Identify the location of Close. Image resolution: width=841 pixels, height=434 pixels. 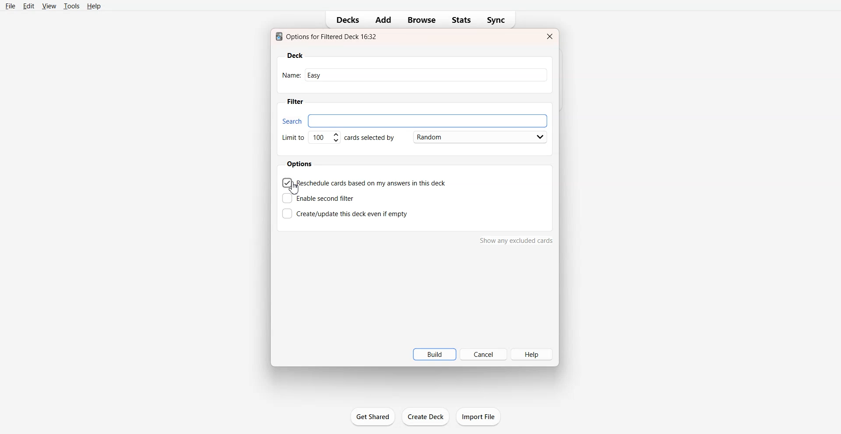
(549, 36).